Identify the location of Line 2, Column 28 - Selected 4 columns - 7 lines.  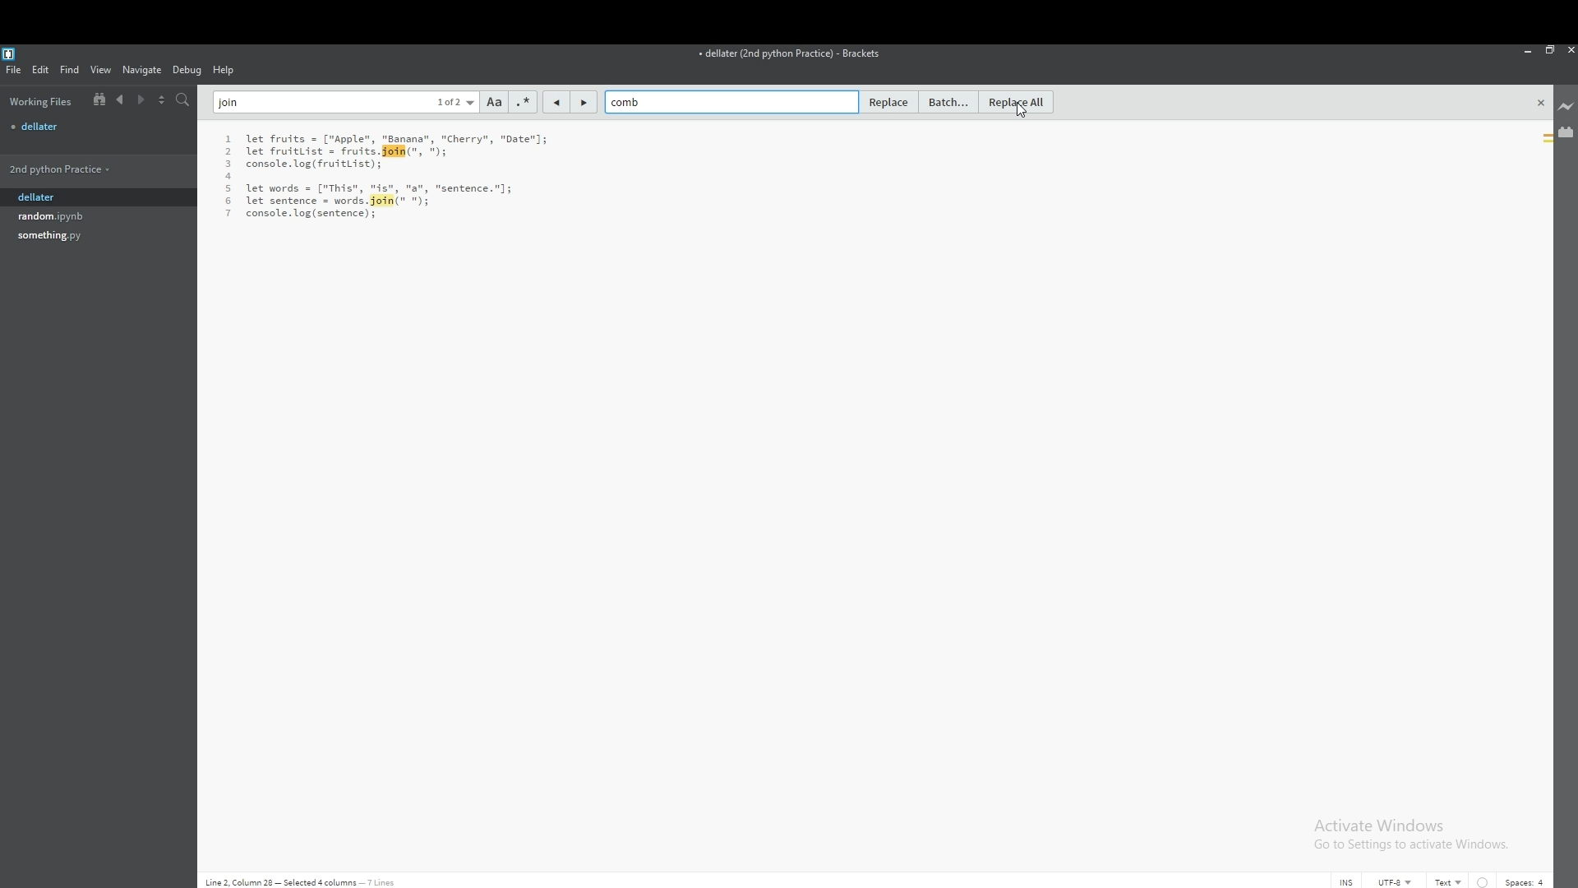
(321, 881).